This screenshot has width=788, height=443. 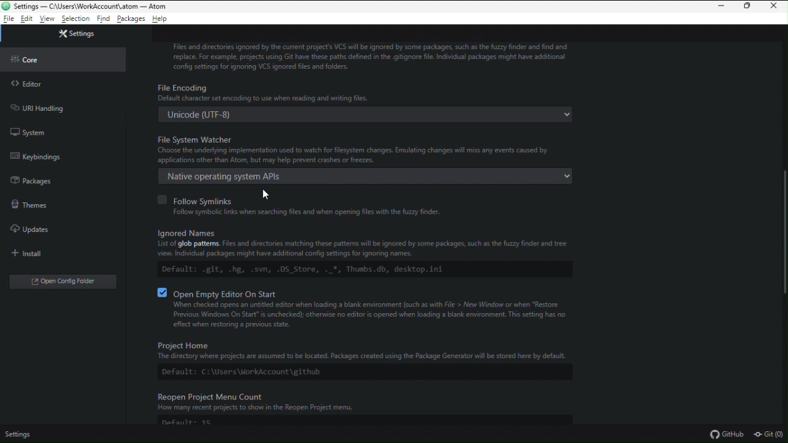 What do you see at coordinates (369, 55) in the screenshot?
I see `Text` at bounding box center [369, 55].